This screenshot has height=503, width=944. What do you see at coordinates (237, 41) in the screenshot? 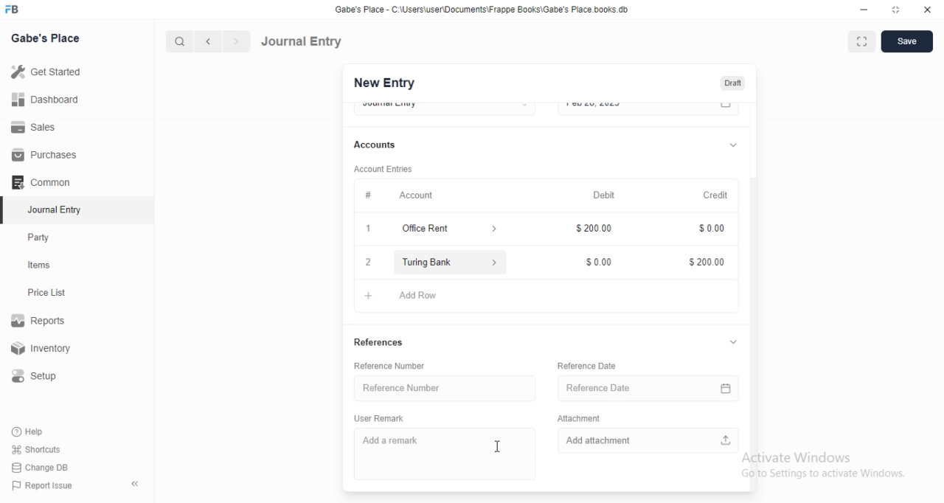
I see `forward` at bounding box center [237, 41].